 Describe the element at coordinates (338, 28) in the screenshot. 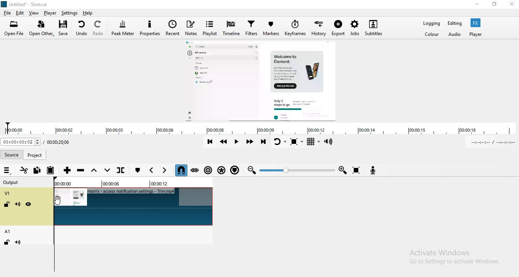

I see `Export` at that location.